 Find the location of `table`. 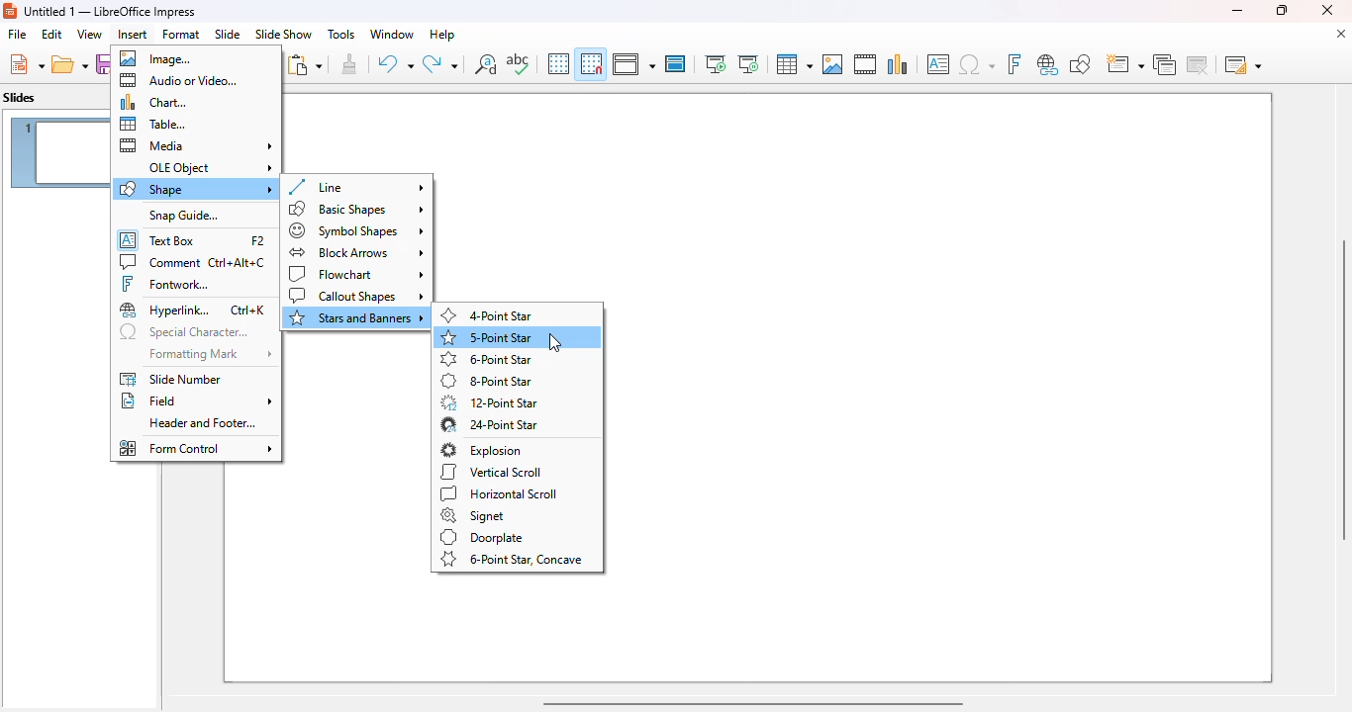

table is located at coordinates (153, 124).